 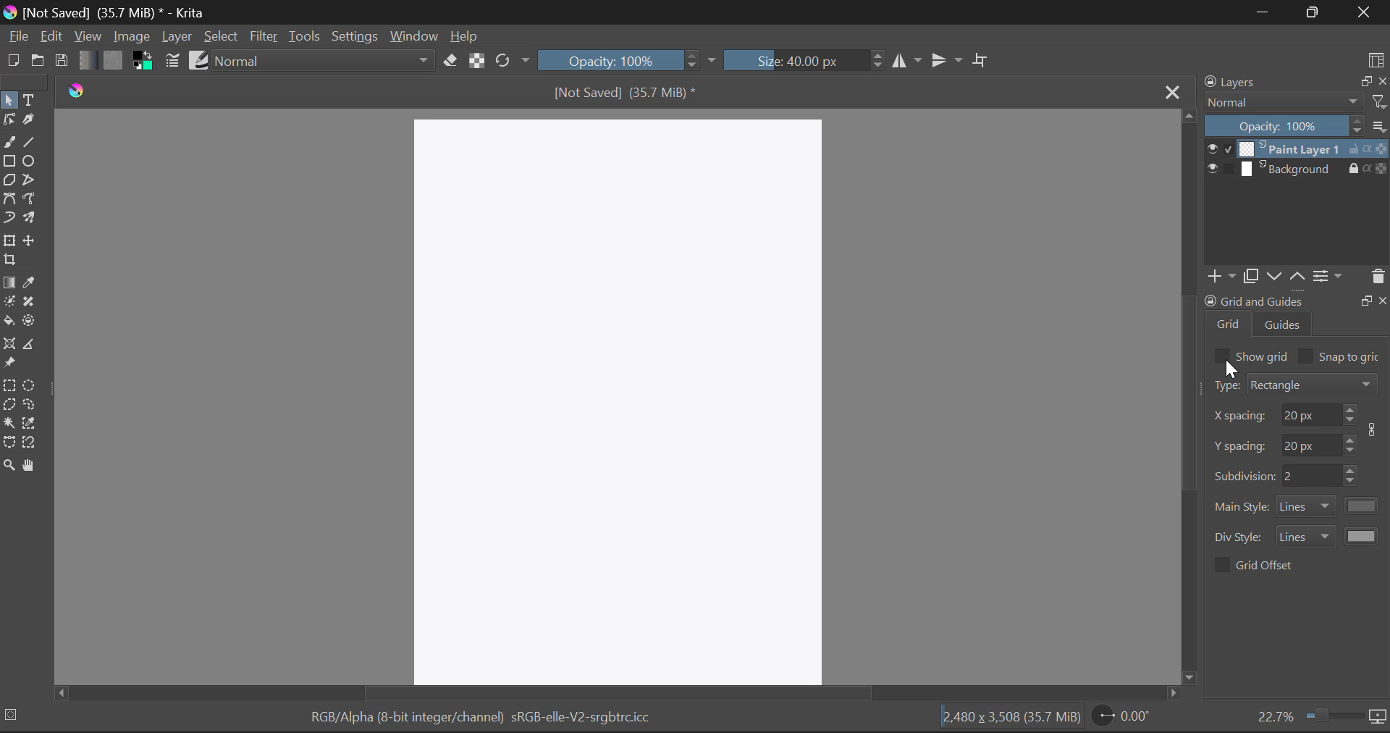 What do you see at coordinates (1376, 59) in the screenshot?
I see `Choose Workspace` at bounding box center [1376, 59].